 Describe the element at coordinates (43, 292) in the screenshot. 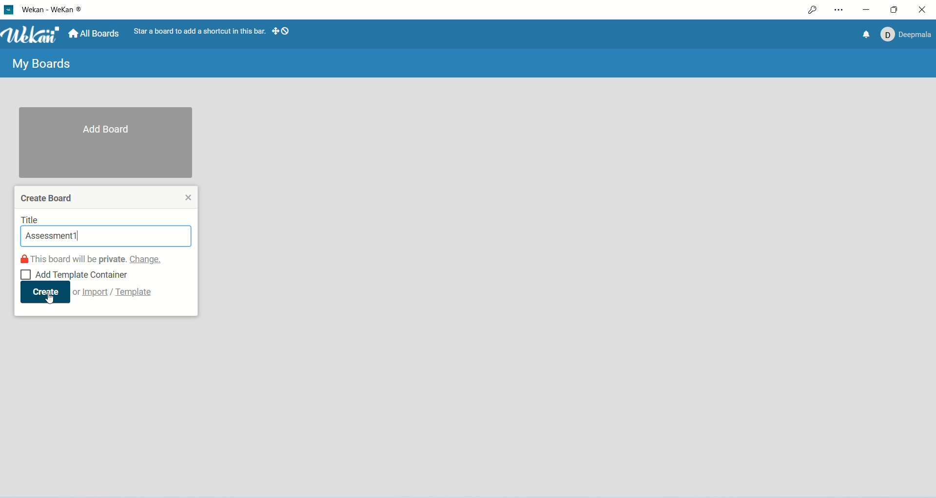

I see `create` at that location.